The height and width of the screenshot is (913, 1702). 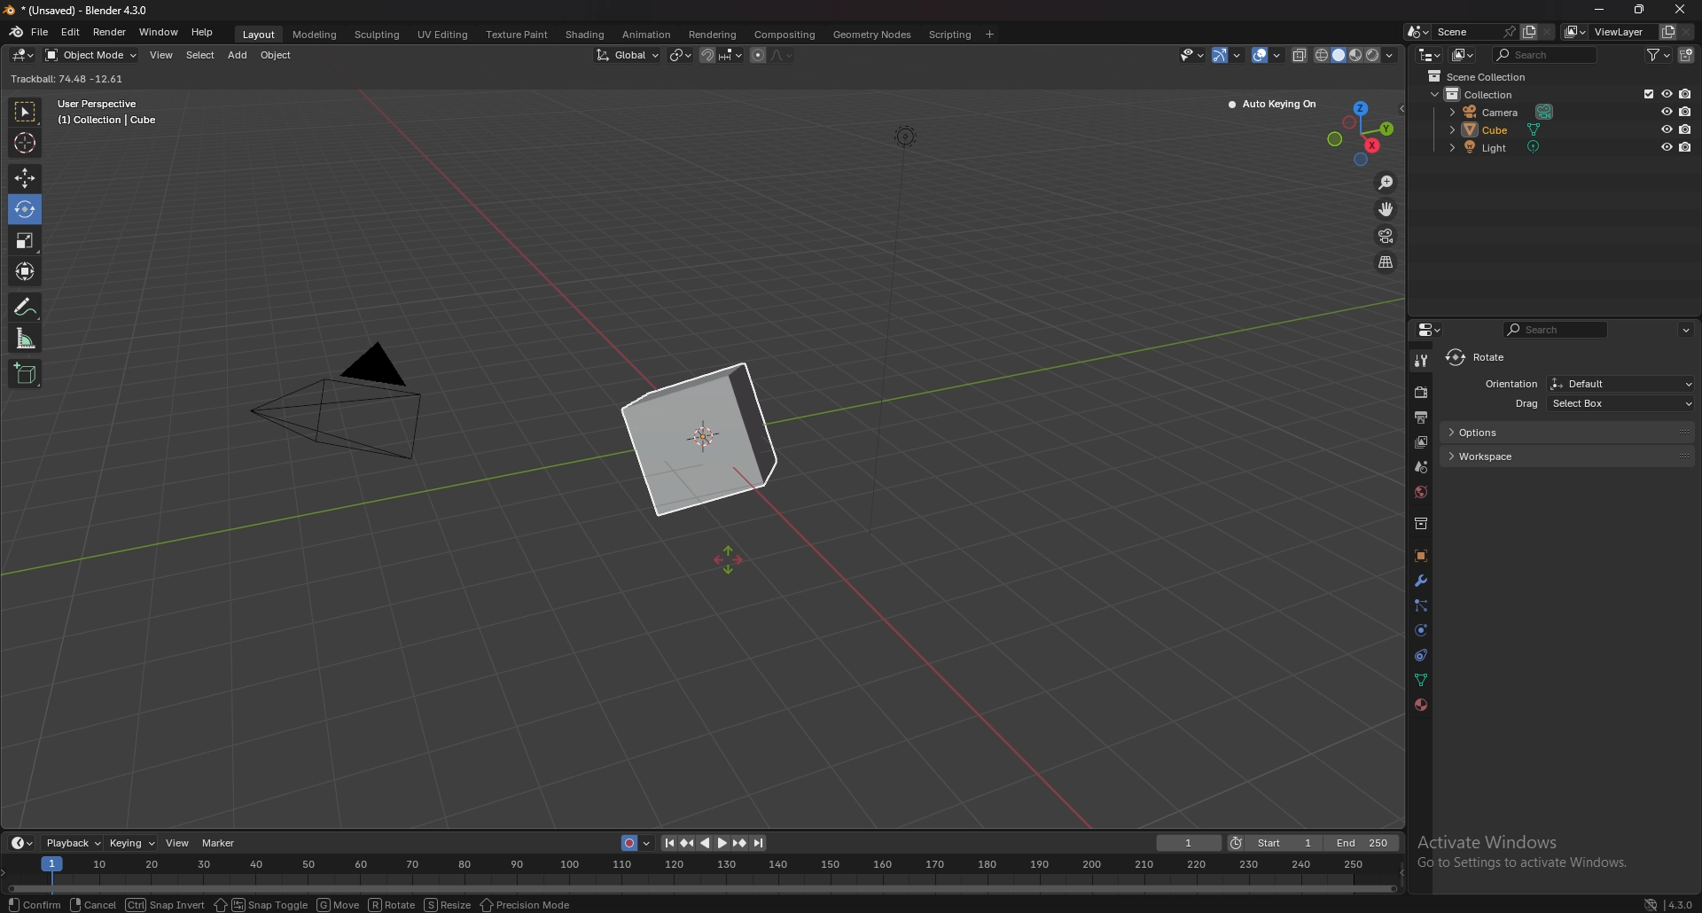 I want to click on collection, so click(x=1421, y=523).